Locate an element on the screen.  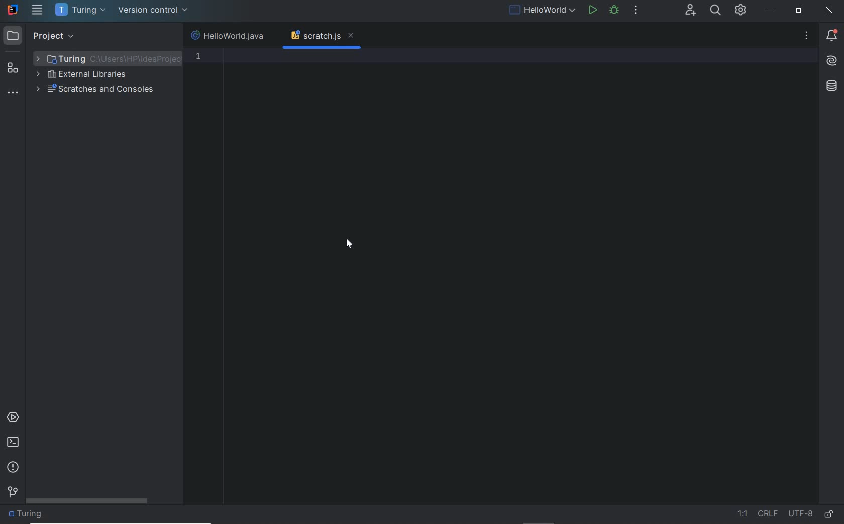
debug is located at coordinates (616, 11).